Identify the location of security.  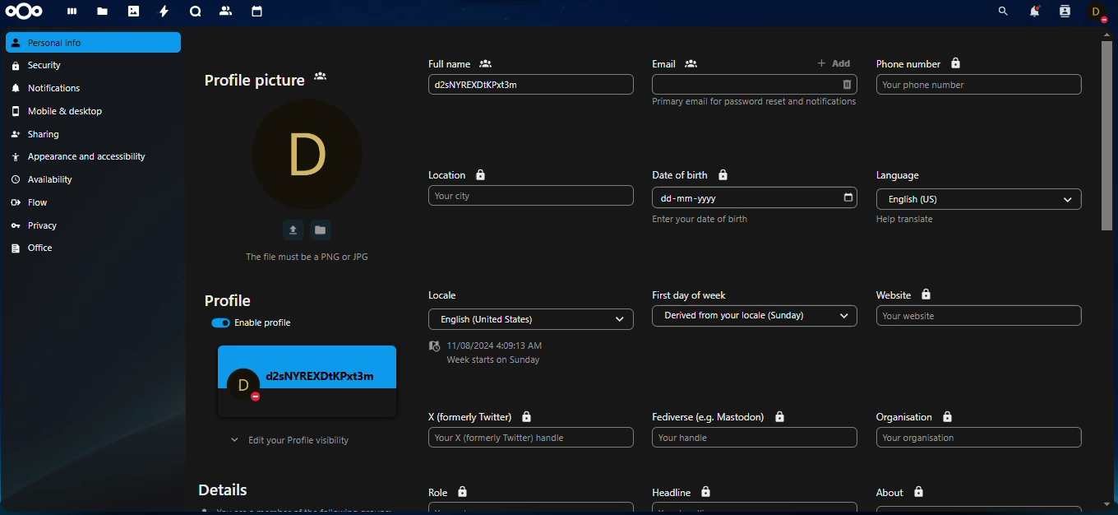
(94, 66).